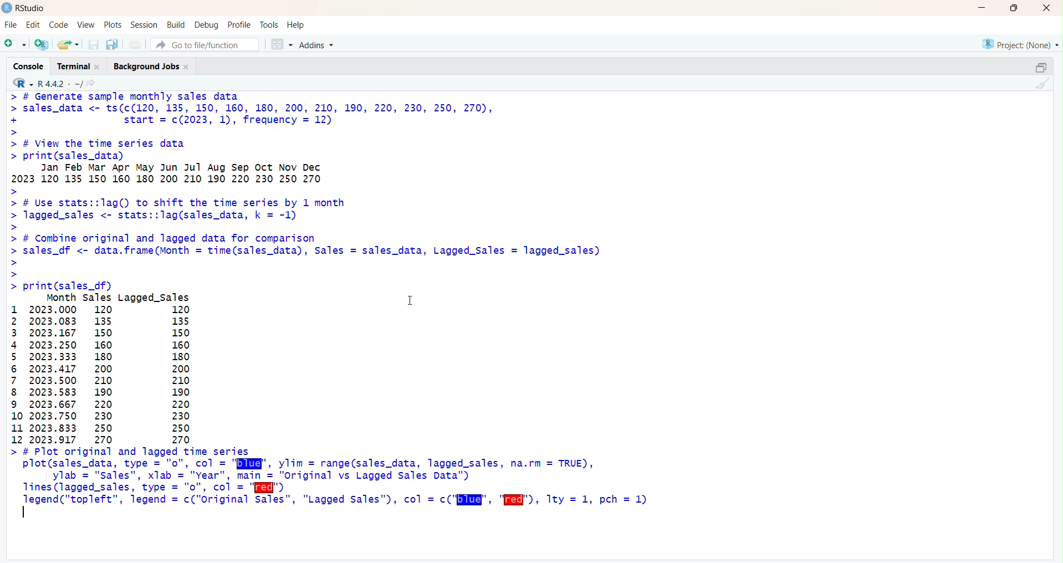 Image resolution: width=1063 pixels, height=563 pixels. Describe the element at coordinates (14, 44) in the screenshot. I see `new script` at that location.